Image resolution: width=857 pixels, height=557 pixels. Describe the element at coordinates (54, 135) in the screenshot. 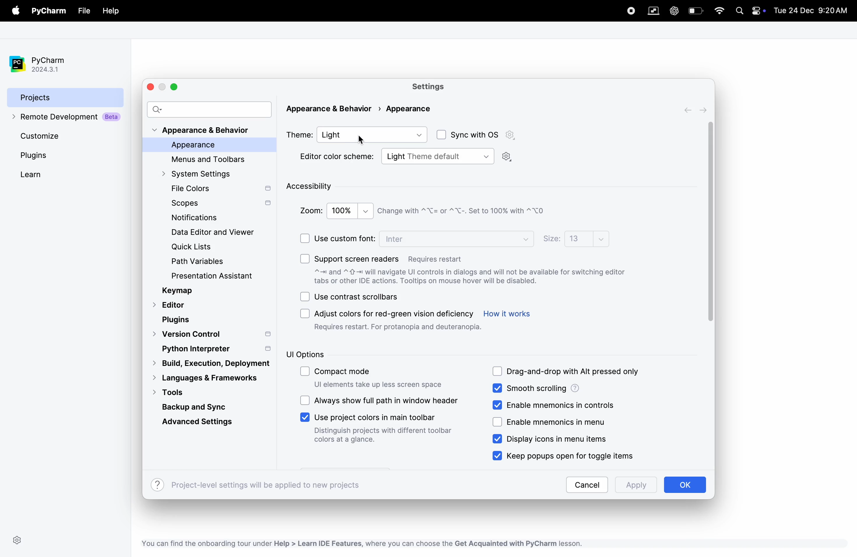

I see `customize` at that location.